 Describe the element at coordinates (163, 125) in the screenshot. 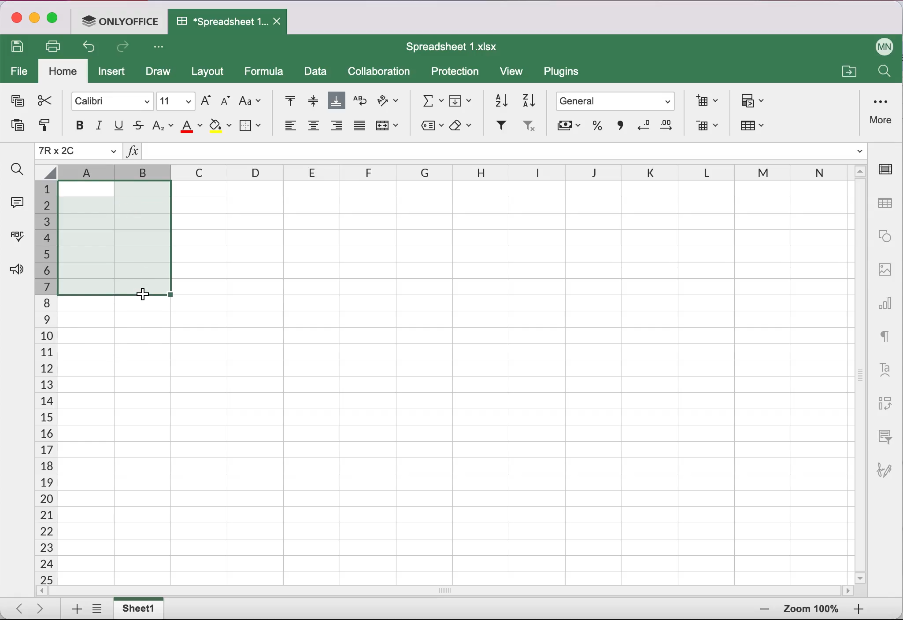

I see `subscript/superscript` at that location.